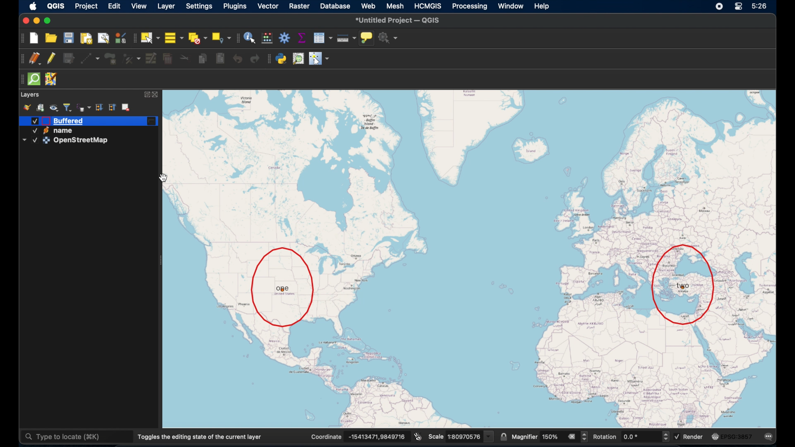 The height and width of the screenshot is (447, 795). What do you see at coordinates (68, 57) in the screenshot?
I see `save layer edits` at bounding box center [68, 57].